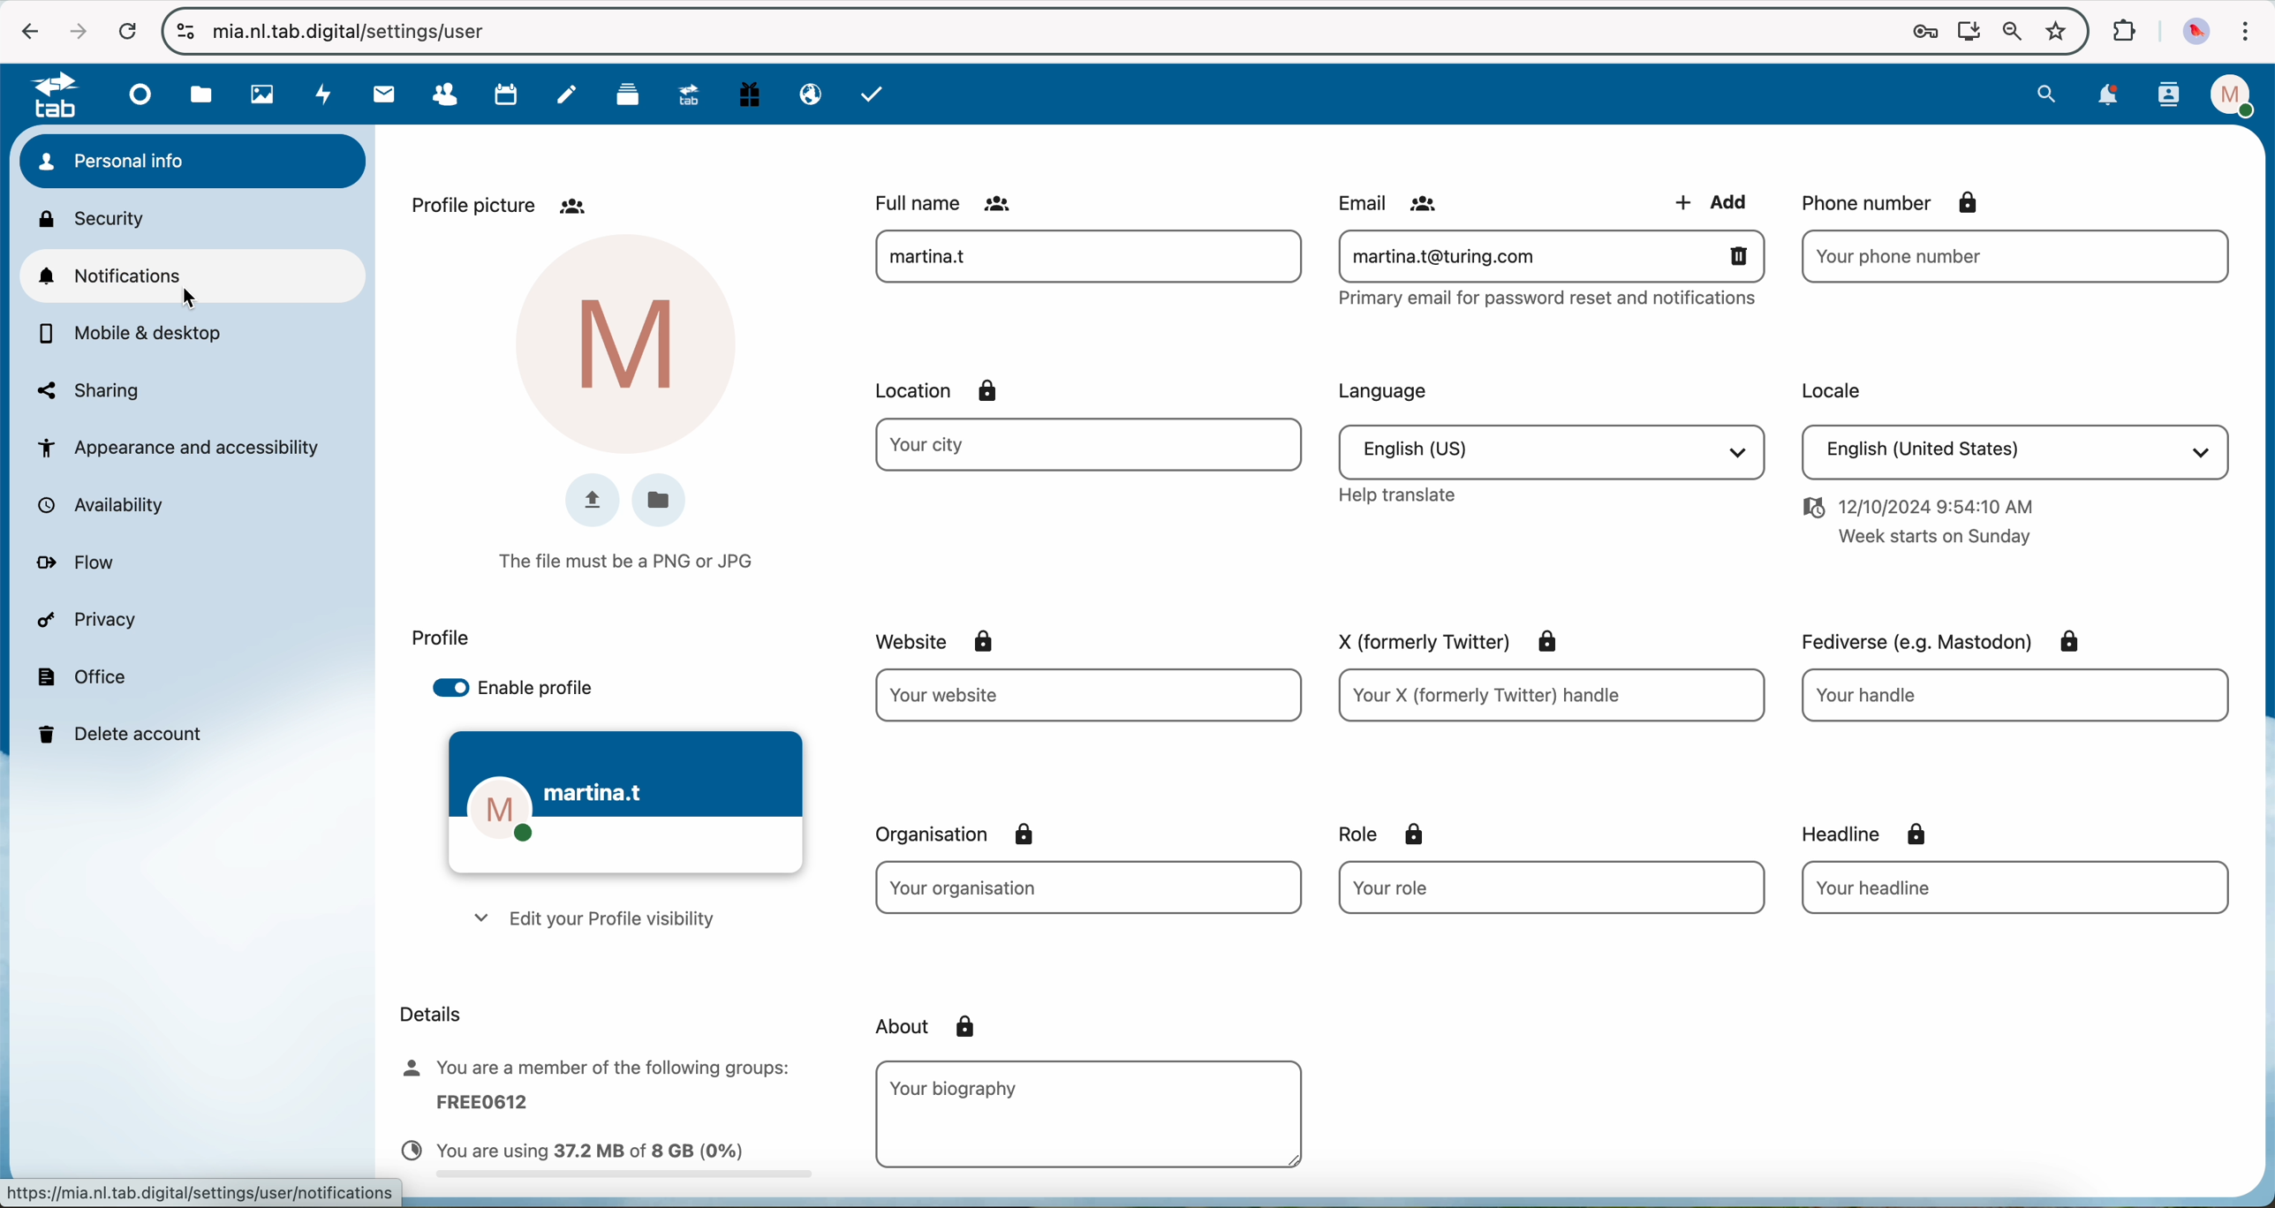 The image size is (2275, 1208). Describe the element at coordinates (2196, 30) in the screenshot. I see `profile picture` at that location.